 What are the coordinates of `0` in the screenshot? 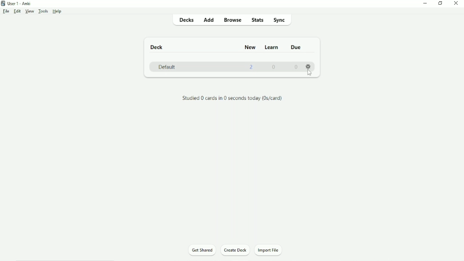 It's located at (296, 67).